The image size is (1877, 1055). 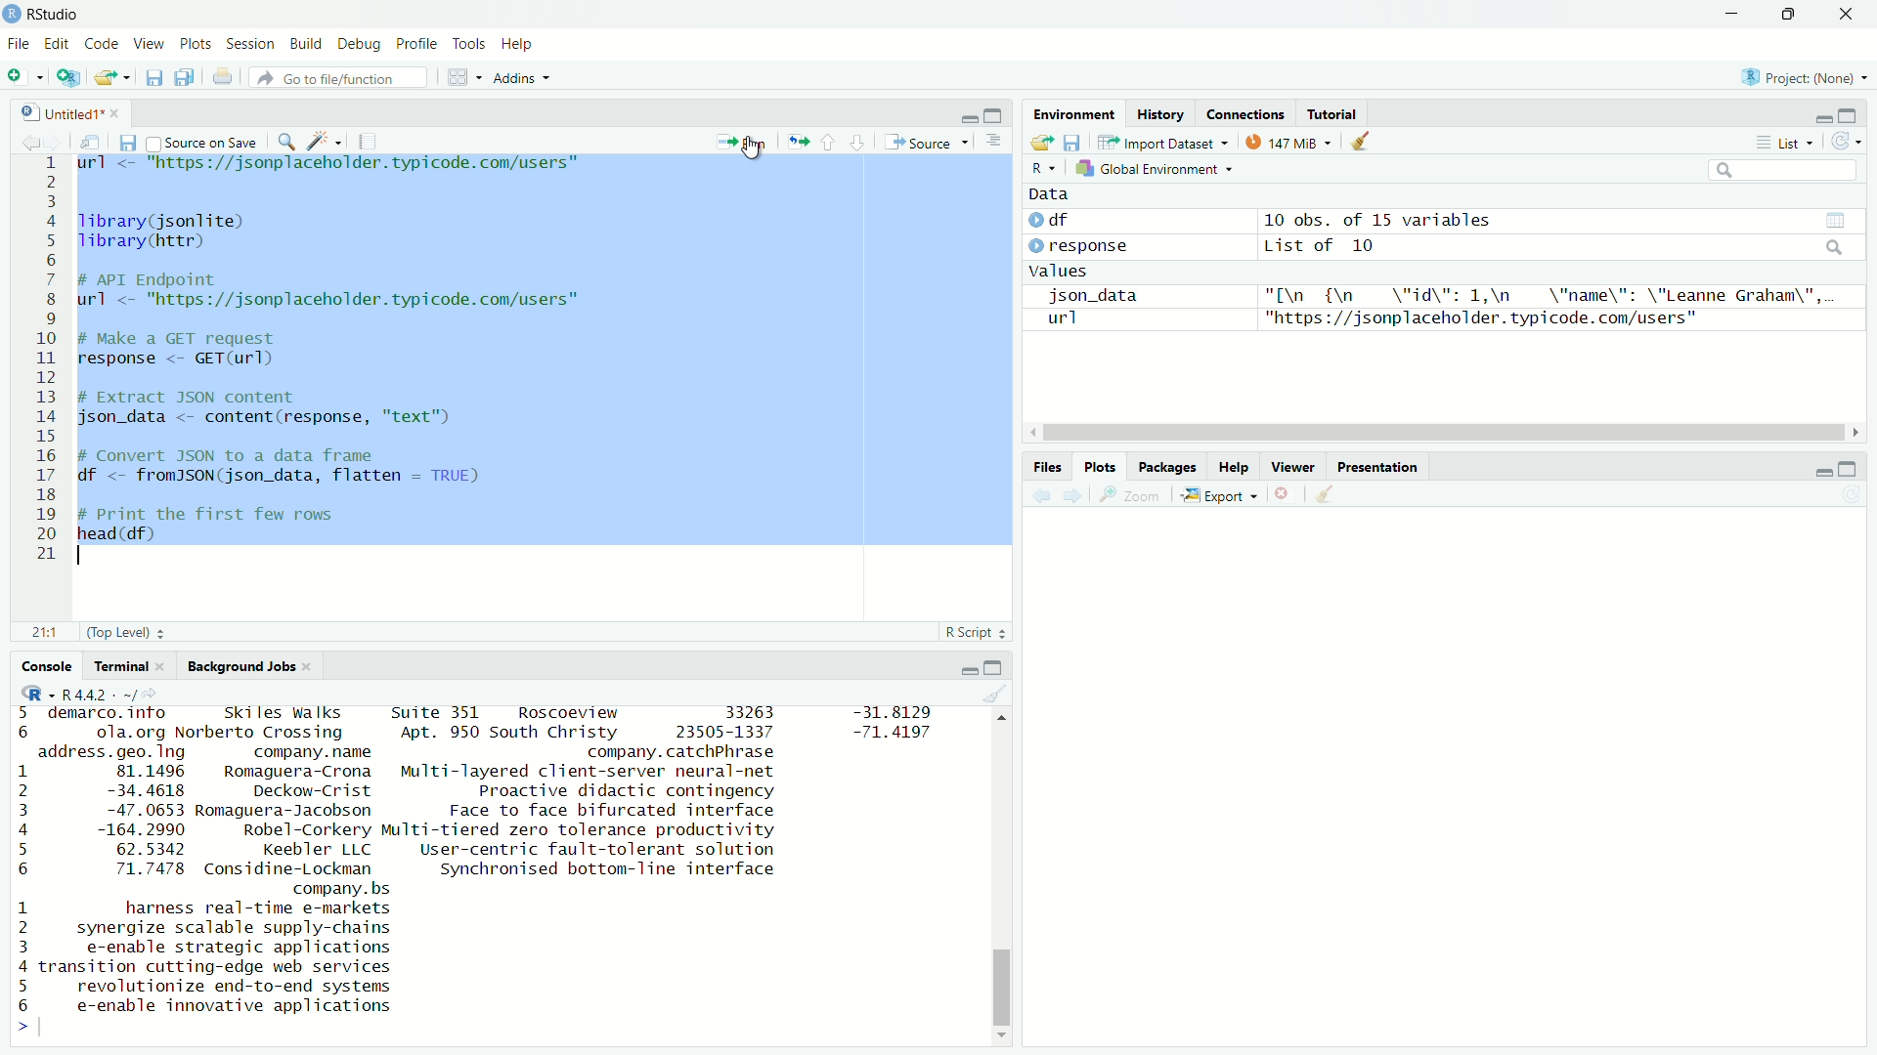 What do you see at coordinates (1326, 496) in the screenshot?
I see `Clear objects` at bounding box center [1326, 496].